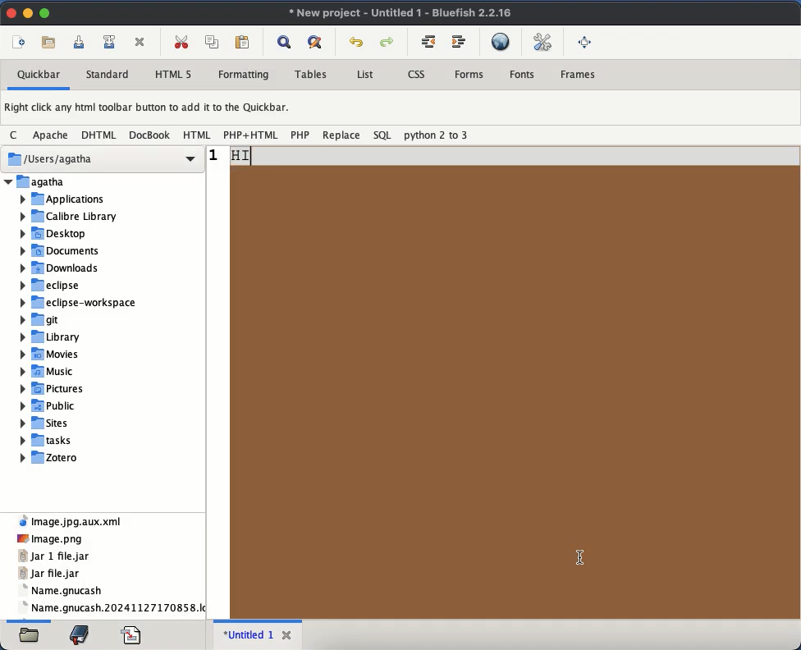 This screenshot has height=650, width=801. Describe the element at coordinates (12, 12) in the screenshot. I see `close` at that location.